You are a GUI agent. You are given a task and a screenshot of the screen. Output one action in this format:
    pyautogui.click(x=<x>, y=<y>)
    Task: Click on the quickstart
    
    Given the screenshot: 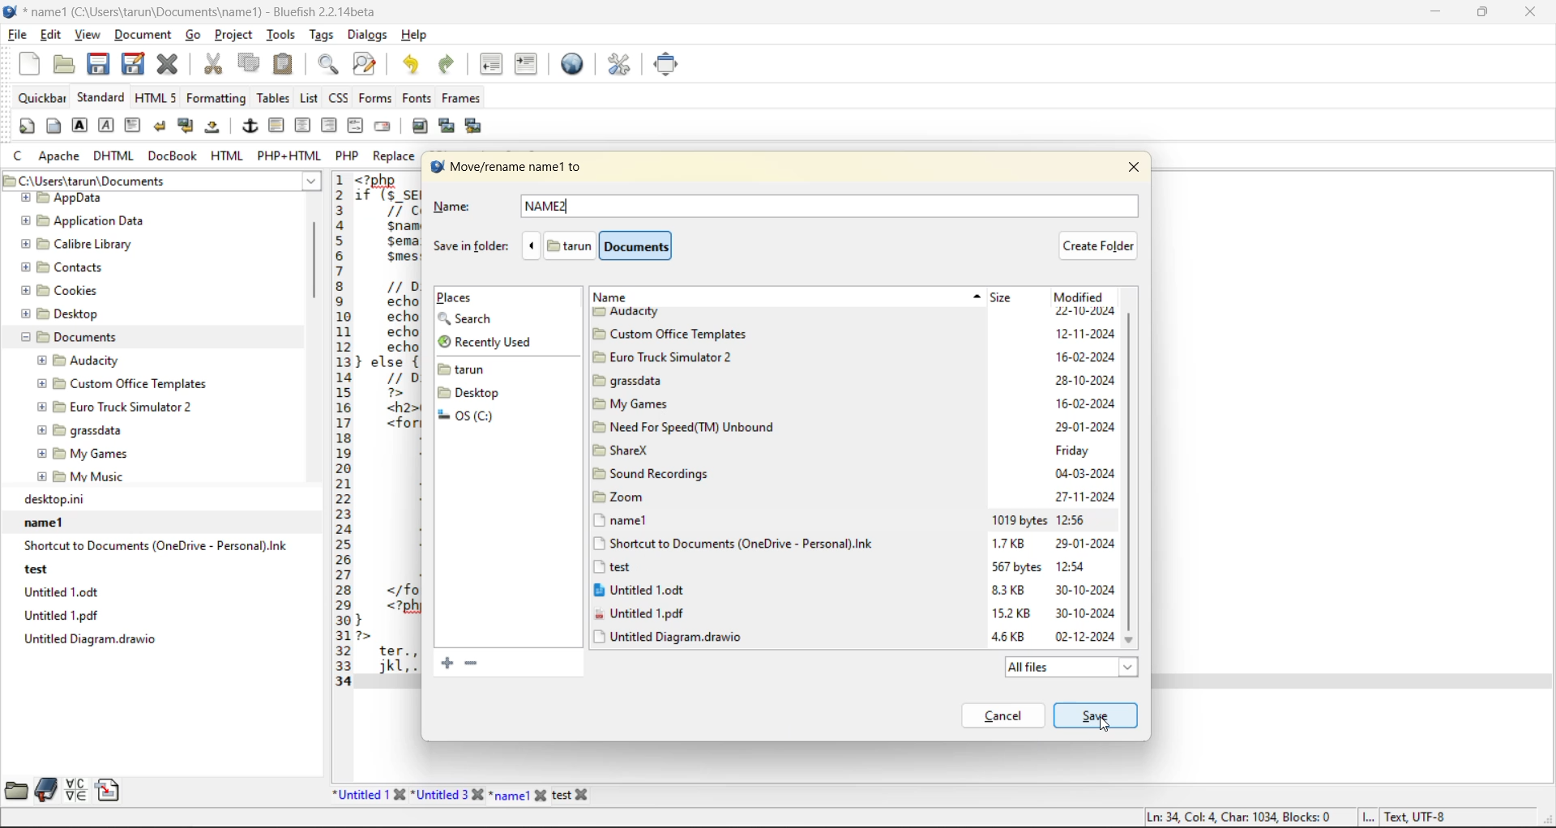 What is the action you would take?
    pyautogui.click(x=28, y=126)
    